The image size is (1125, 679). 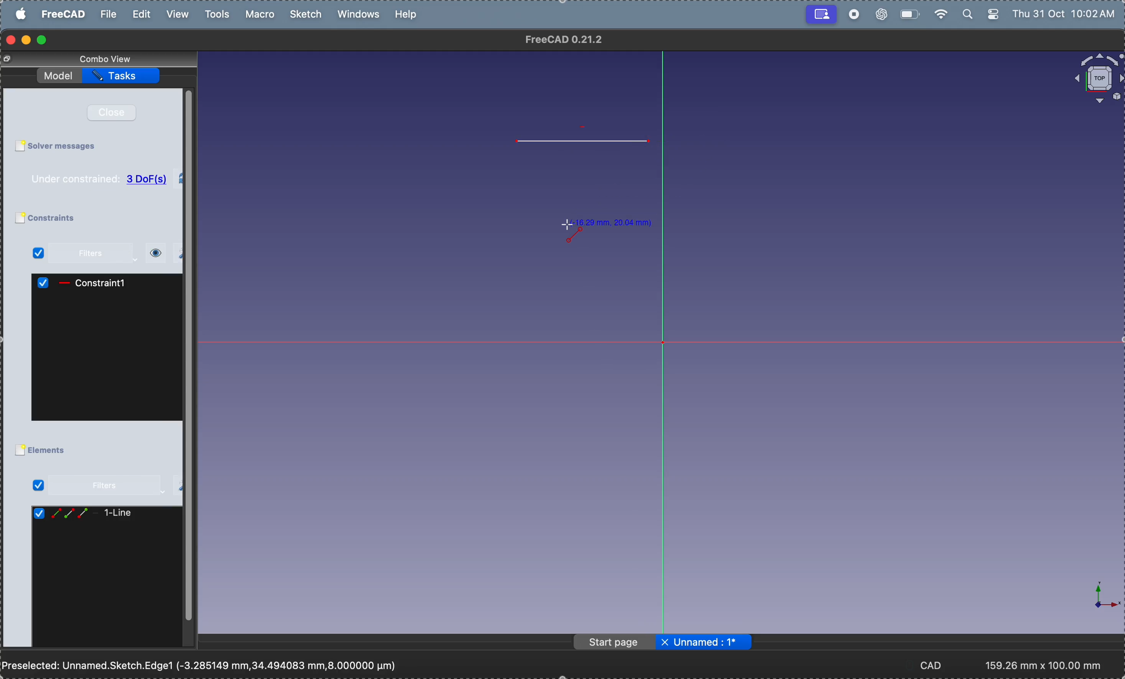 What do you see at coordinates (43, 41) in the screenshot?
I see `maximize` at bounding box center [43, 41].